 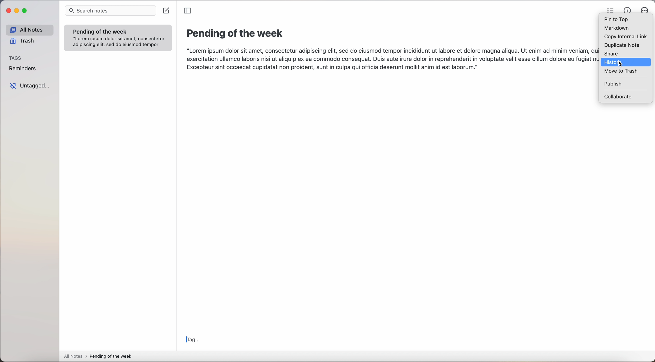 I want to click on maximize Simplenote, so click(x=26, y=11).